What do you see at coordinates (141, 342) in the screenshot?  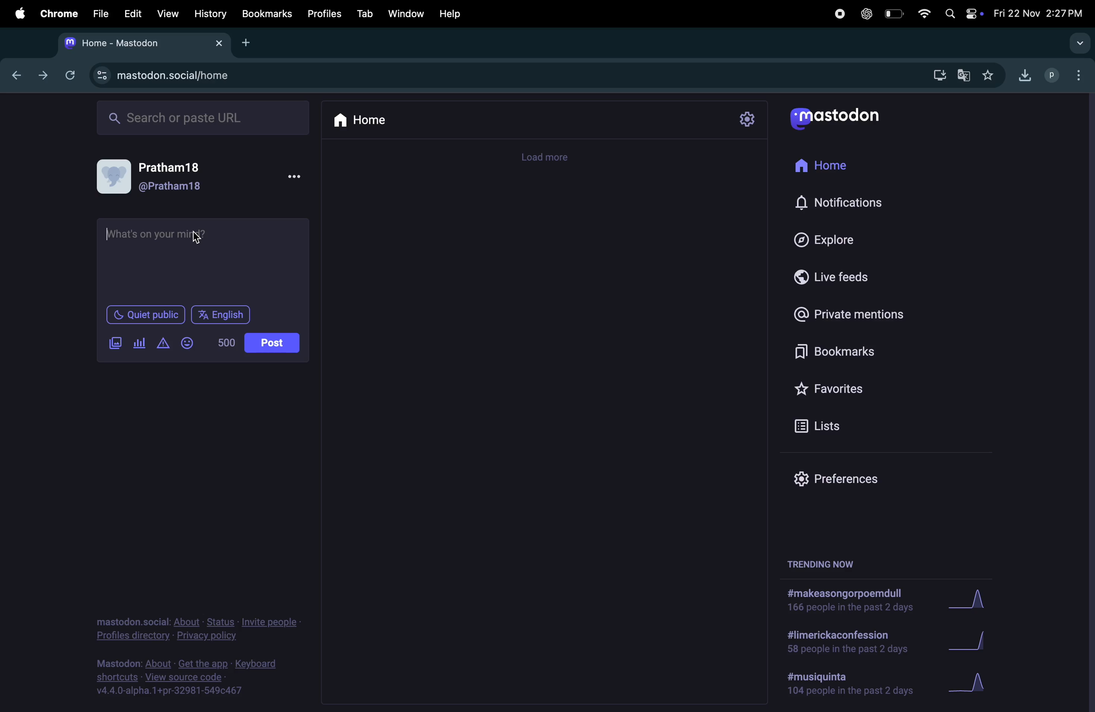 I see `pool` at bounding box center [141, 342].